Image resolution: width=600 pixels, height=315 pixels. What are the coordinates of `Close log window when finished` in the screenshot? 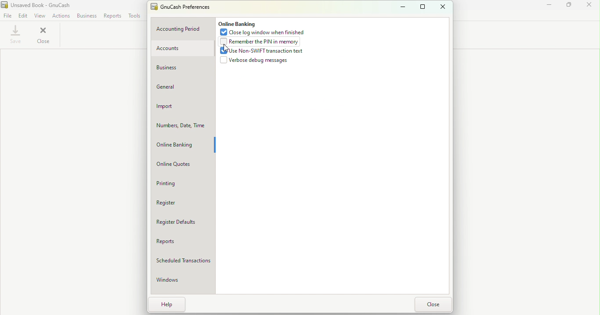 It's located at (265, 33).